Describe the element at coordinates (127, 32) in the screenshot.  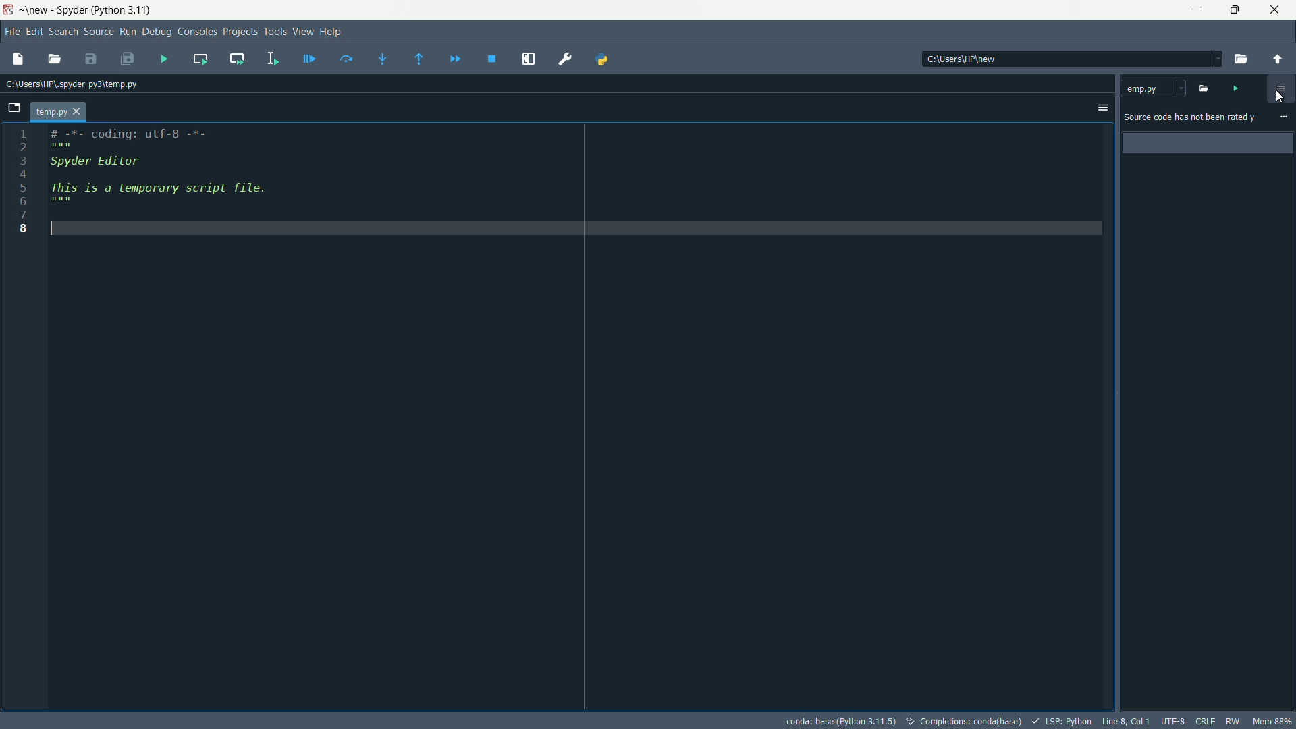
I see `run menu` at that location.